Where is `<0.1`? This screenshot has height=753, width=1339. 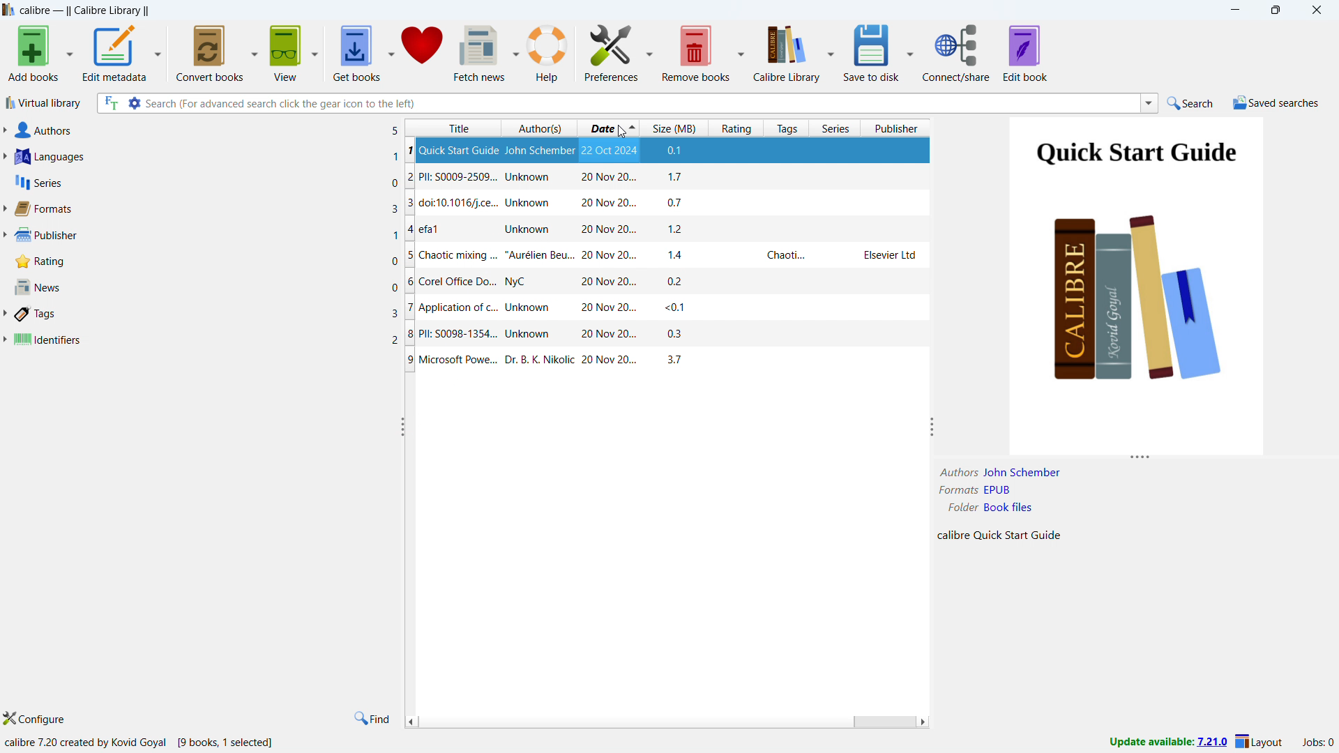 <0.1 is located at coordinates (676, 152).